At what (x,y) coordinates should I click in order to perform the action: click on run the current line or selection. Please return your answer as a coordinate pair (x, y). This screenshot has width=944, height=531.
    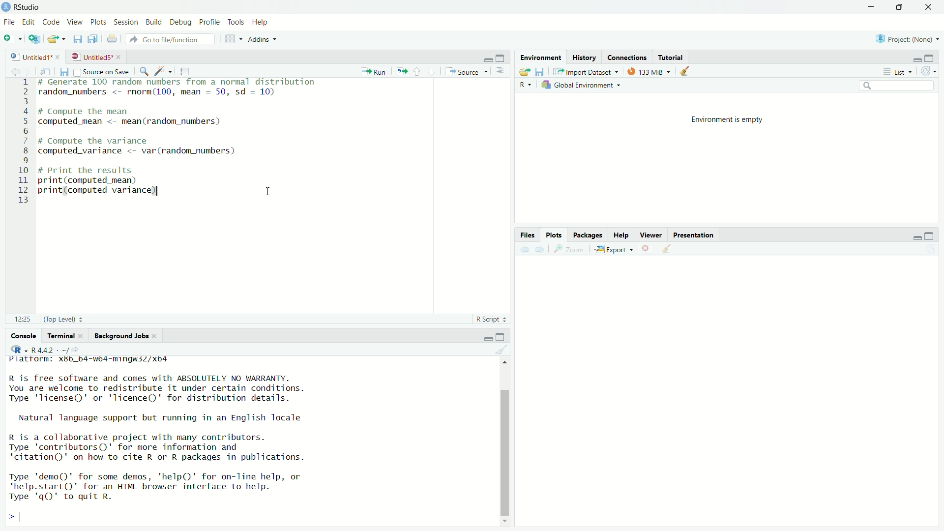
    Looking at the image, I should click on (375, 71).